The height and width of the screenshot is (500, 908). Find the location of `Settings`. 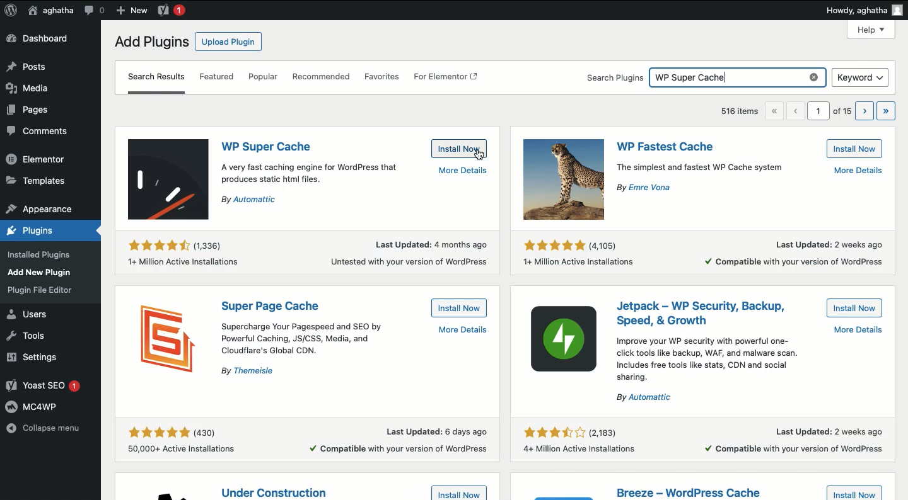

Settings is located at coordinates (38, 358).